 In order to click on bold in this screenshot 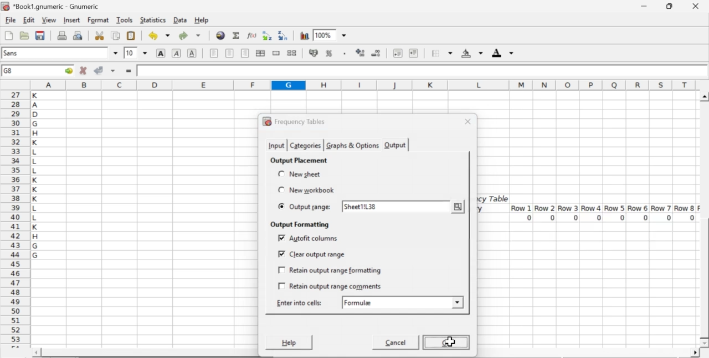, I will do `click(161, 52)`.